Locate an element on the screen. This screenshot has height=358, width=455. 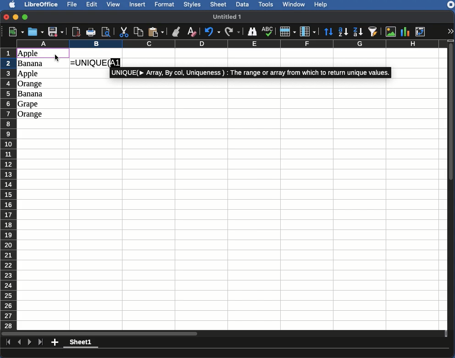
Print preview is located at coordinates (106, 32).